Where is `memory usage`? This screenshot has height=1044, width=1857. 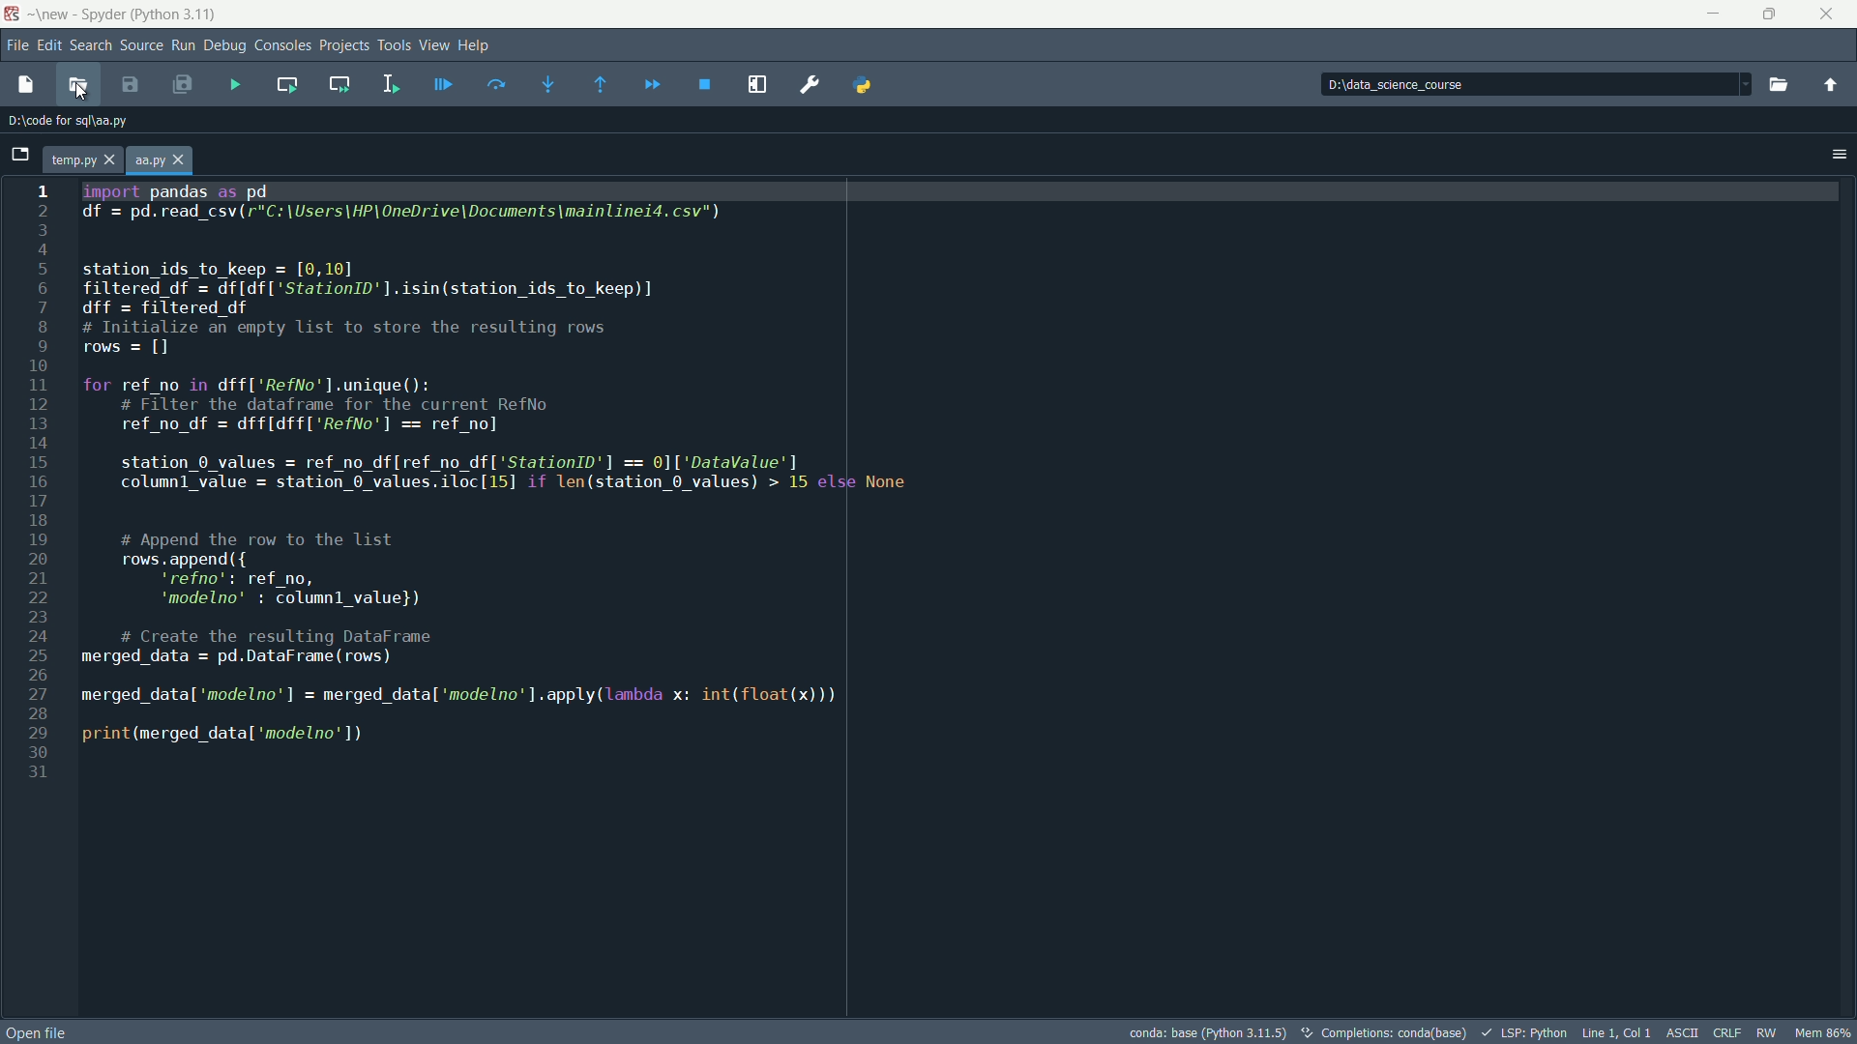
memory usage is located at coordinates (1824, 1032).